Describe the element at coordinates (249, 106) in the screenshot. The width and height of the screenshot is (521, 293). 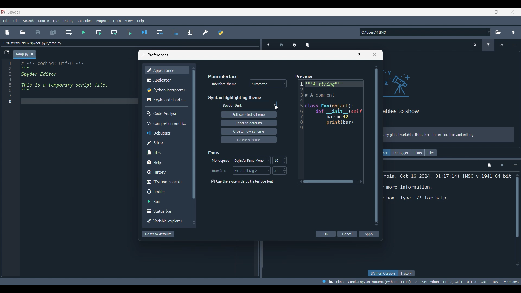
I see `Theme options` at that location.